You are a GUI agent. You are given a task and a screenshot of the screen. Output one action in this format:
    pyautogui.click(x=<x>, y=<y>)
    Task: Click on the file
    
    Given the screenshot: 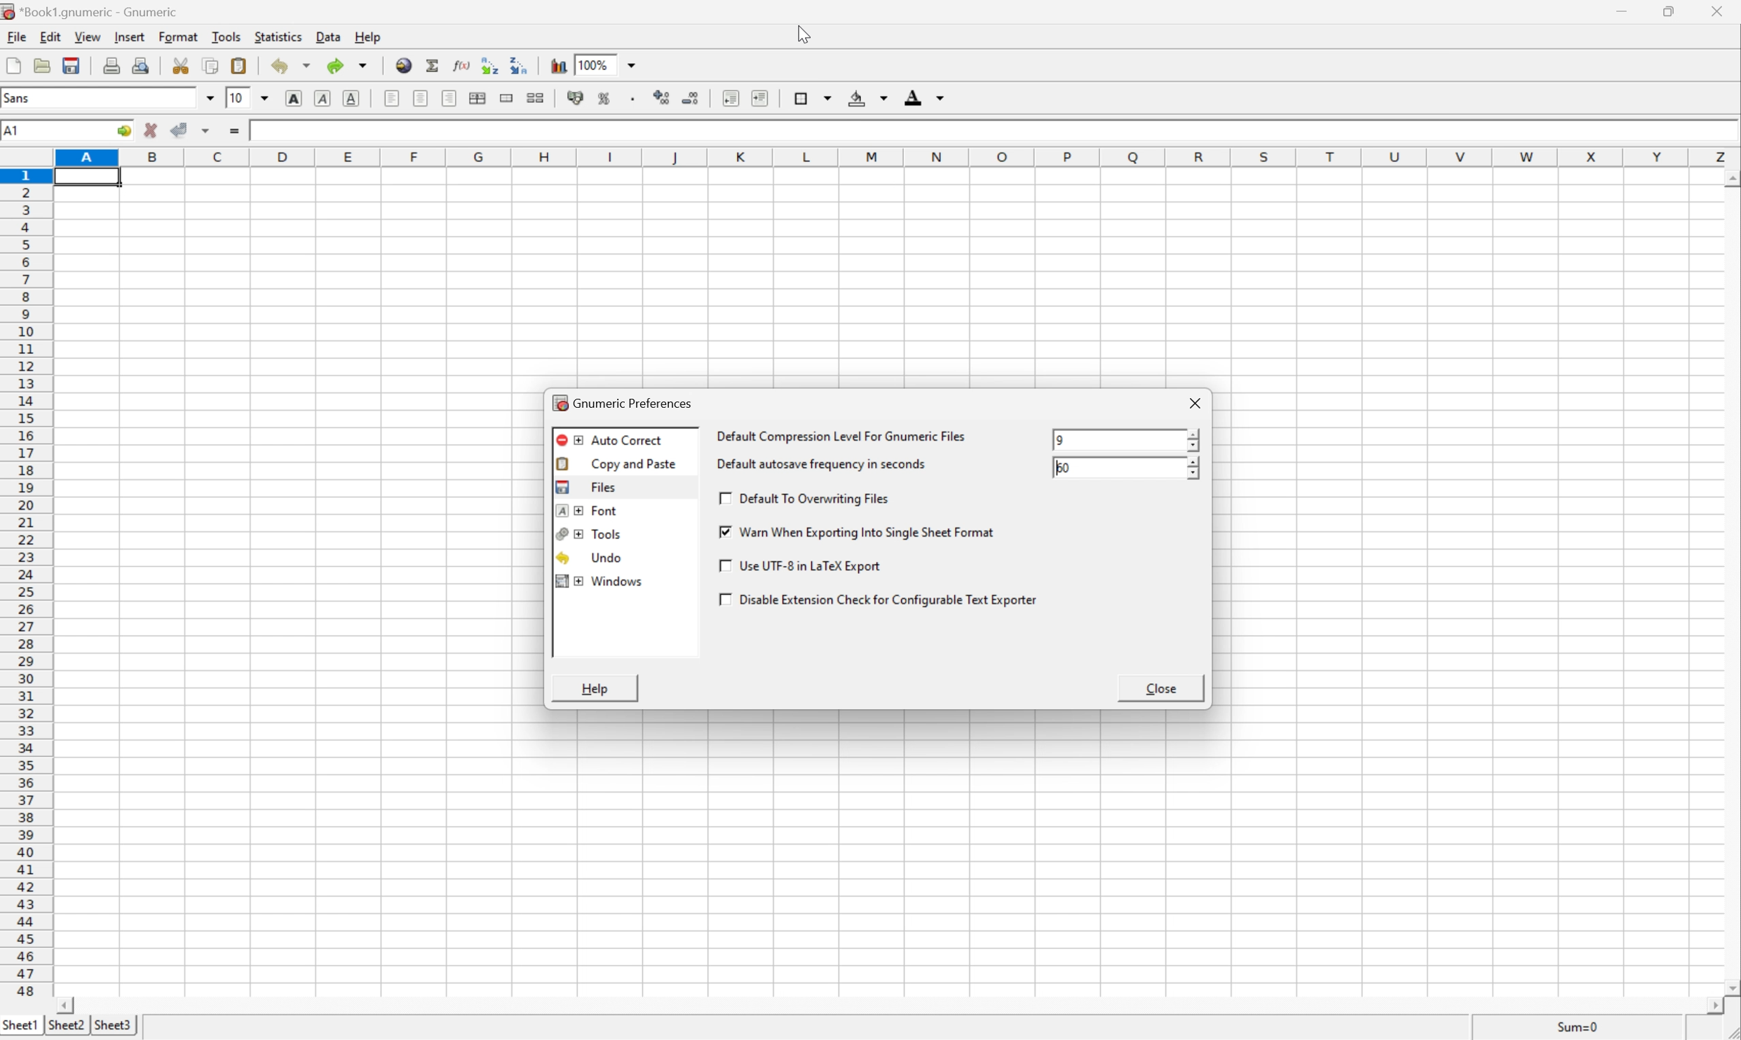 What is the action you would take?
    pyautogui.click(x=15, y=36)
    